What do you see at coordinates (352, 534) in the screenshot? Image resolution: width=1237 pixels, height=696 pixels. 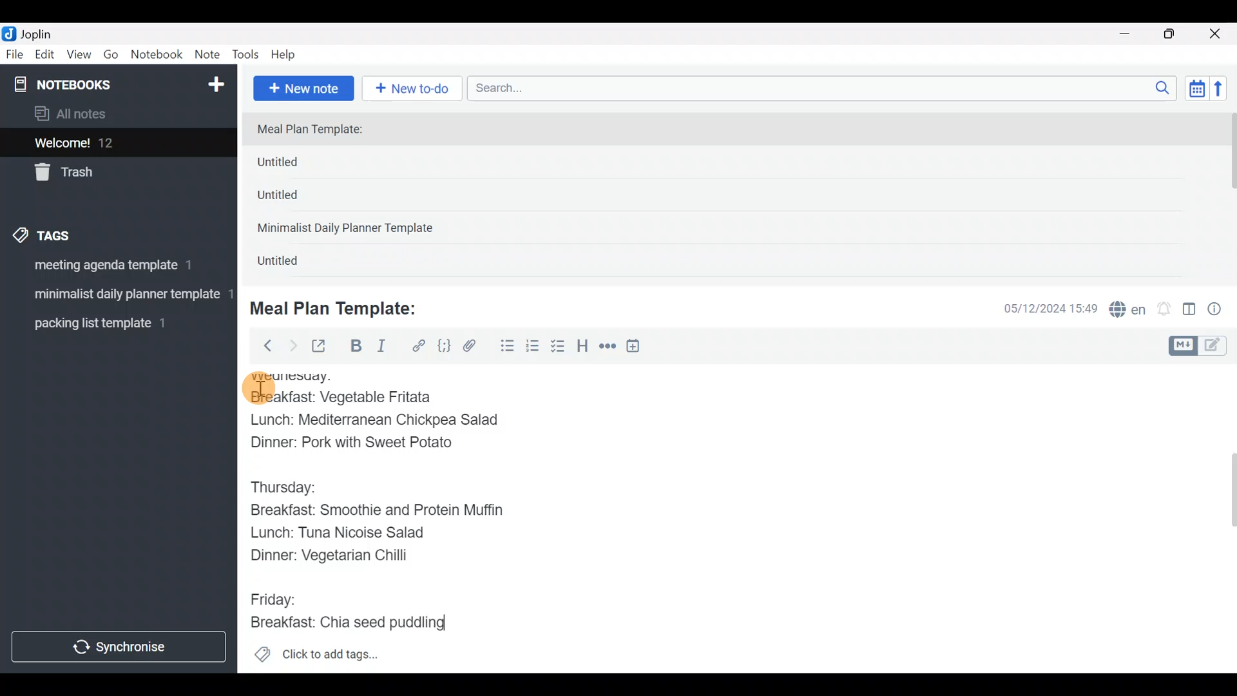 I see `Lunch: Tuna Nicoise Salad` at bounding box center [352, 534].